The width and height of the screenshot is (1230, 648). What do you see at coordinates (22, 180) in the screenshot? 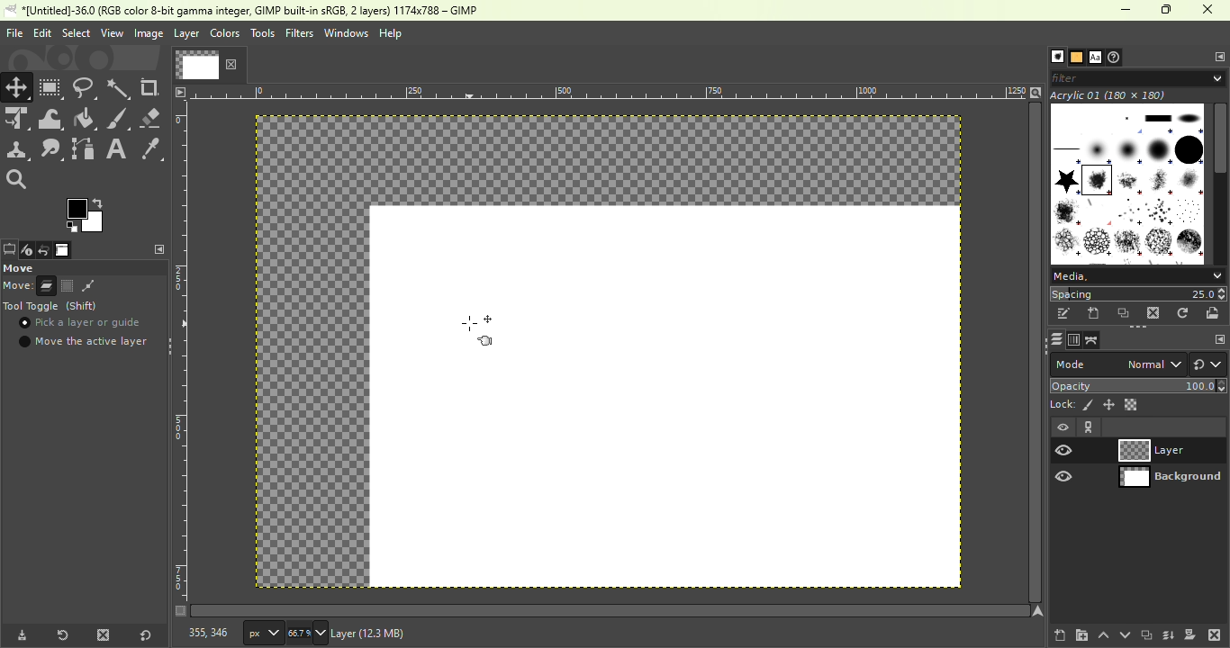
I see `Zoom tool` at bounding box center [22, 180].